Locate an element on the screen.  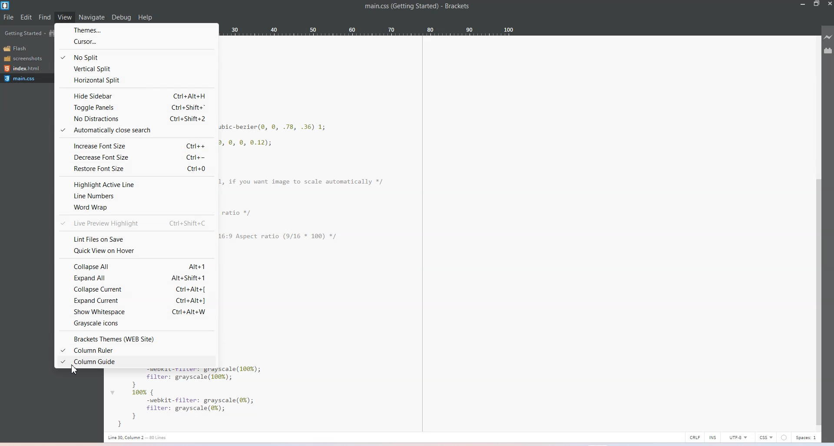
Edit is located at coordinates (26, 17).